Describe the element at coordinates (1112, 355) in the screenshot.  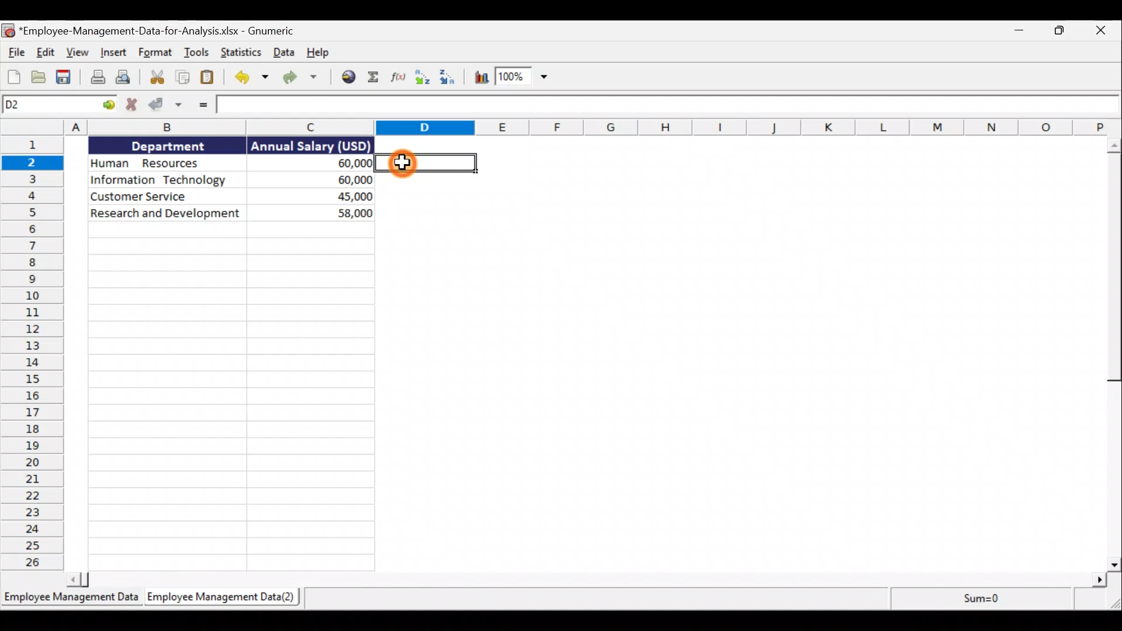
I see `scroll bar` at that location.